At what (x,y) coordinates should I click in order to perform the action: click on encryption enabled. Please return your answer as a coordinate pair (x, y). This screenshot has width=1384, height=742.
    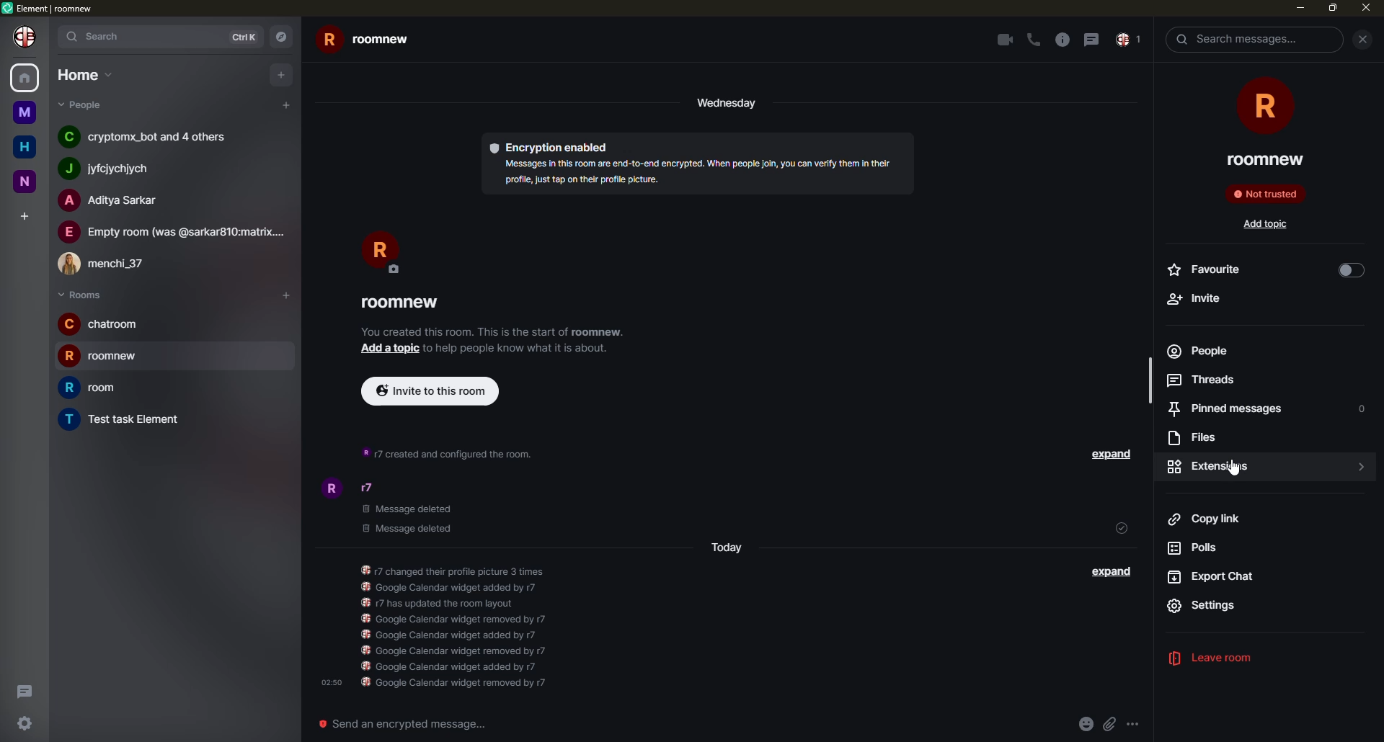
    Looking at the image, I should click on (551, 147).